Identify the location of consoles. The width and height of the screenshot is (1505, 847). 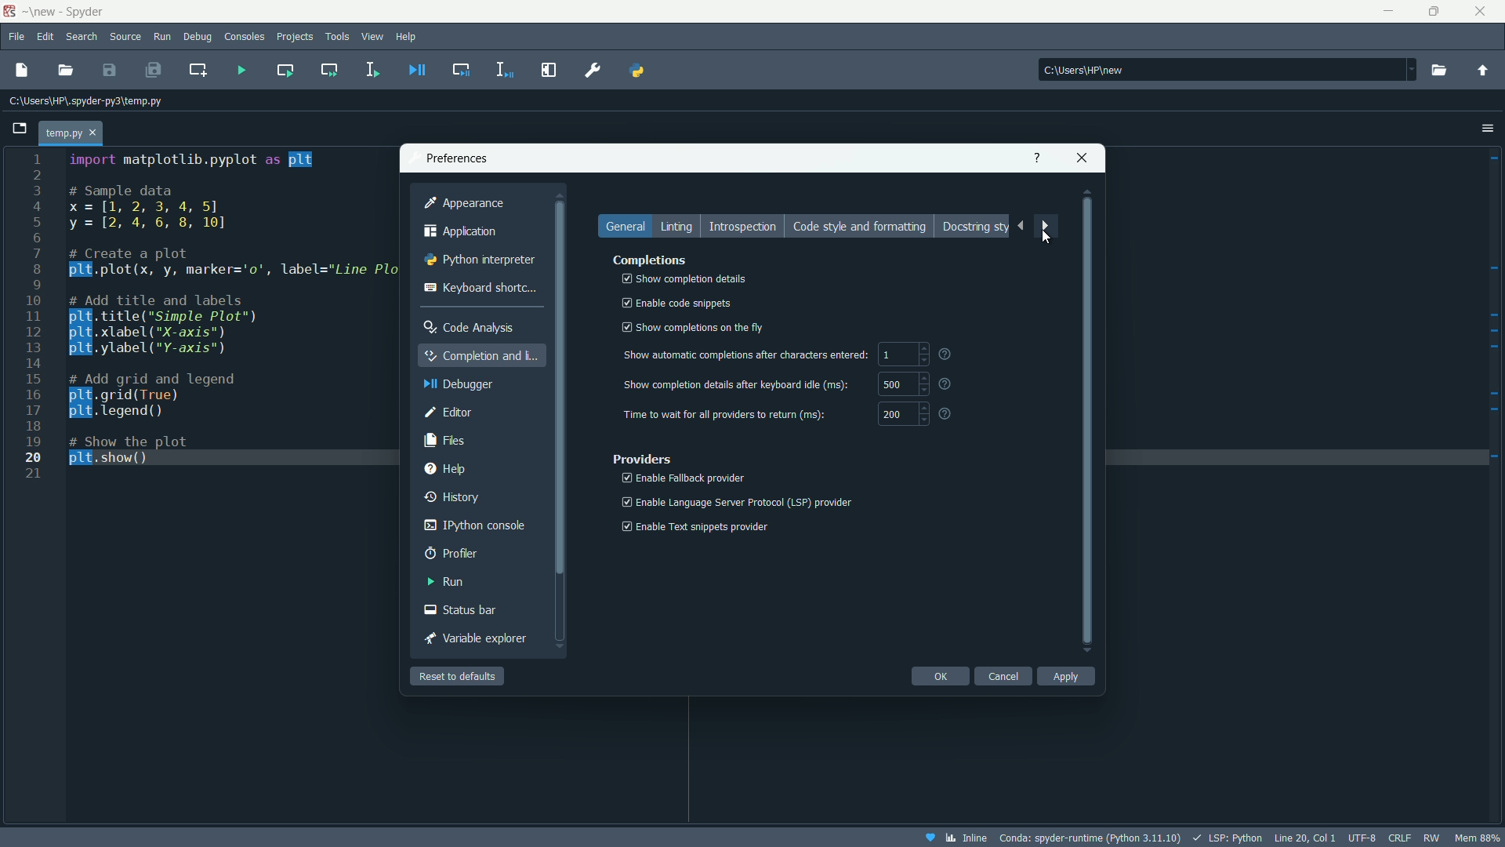
(245, 37).